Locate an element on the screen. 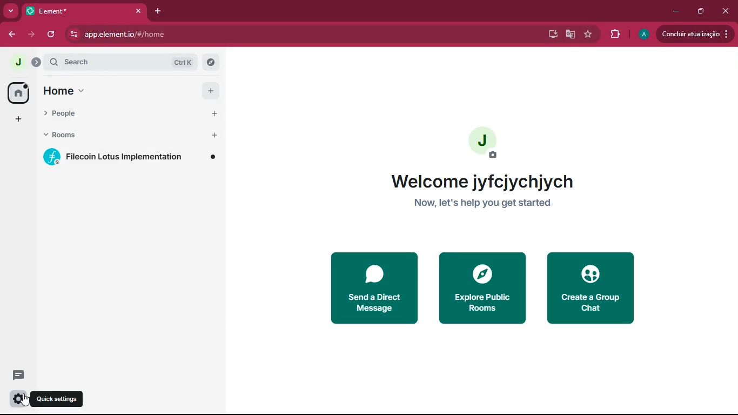 The image size is (738, 415). Now, let's help you get started is located at coordinates (482, 205).